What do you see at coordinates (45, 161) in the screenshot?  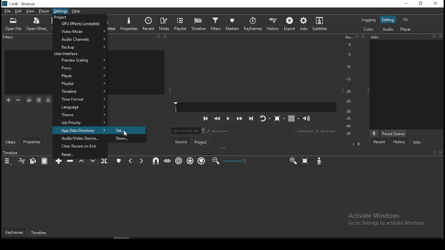 I see `paste` at bounding box center [45, 161].